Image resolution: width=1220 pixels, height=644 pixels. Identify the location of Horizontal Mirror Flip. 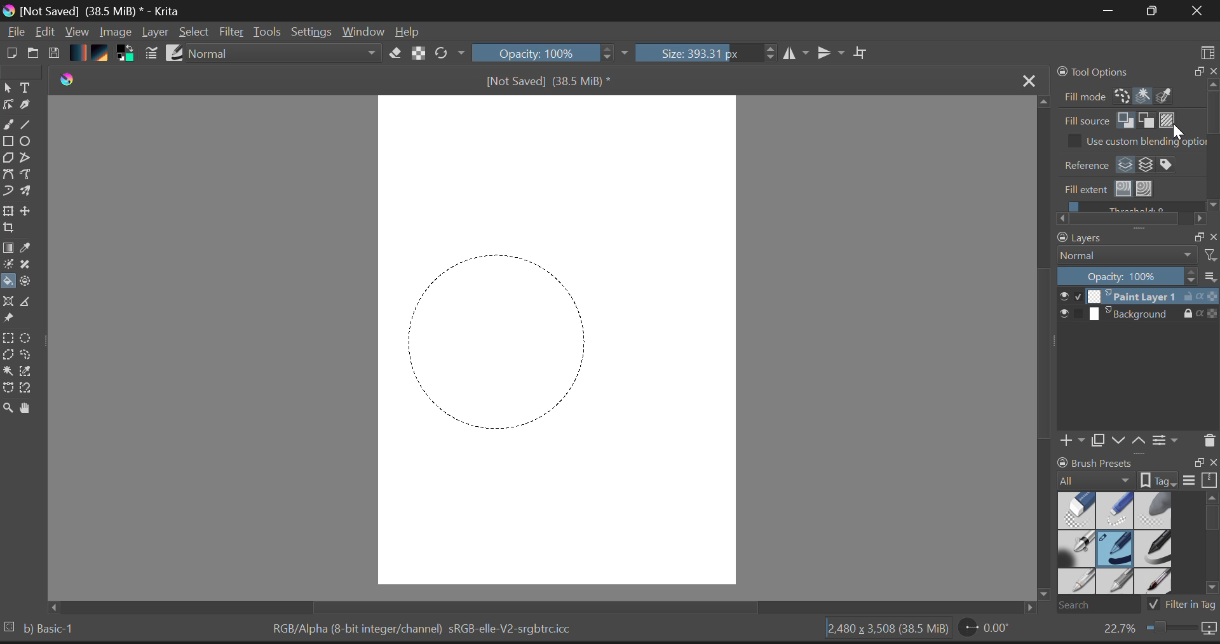
(834, 54).